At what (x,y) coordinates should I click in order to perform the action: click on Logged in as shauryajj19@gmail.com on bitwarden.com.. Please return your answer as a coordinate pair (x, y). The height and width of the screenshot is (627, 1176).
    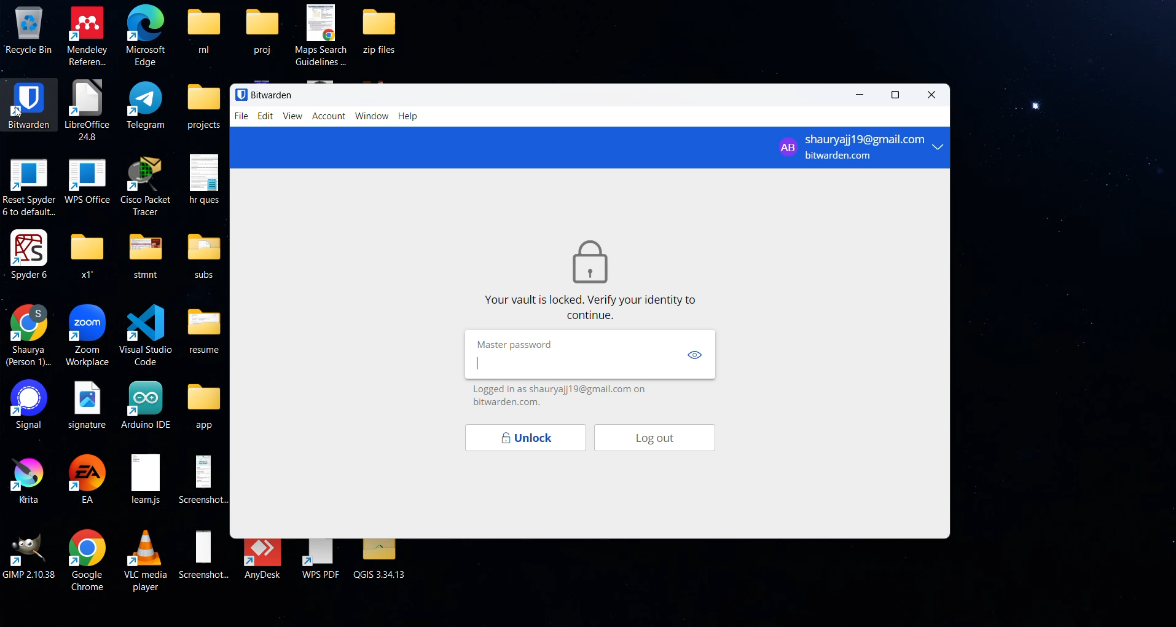
    Looking at the image, I should click on (564, 395).